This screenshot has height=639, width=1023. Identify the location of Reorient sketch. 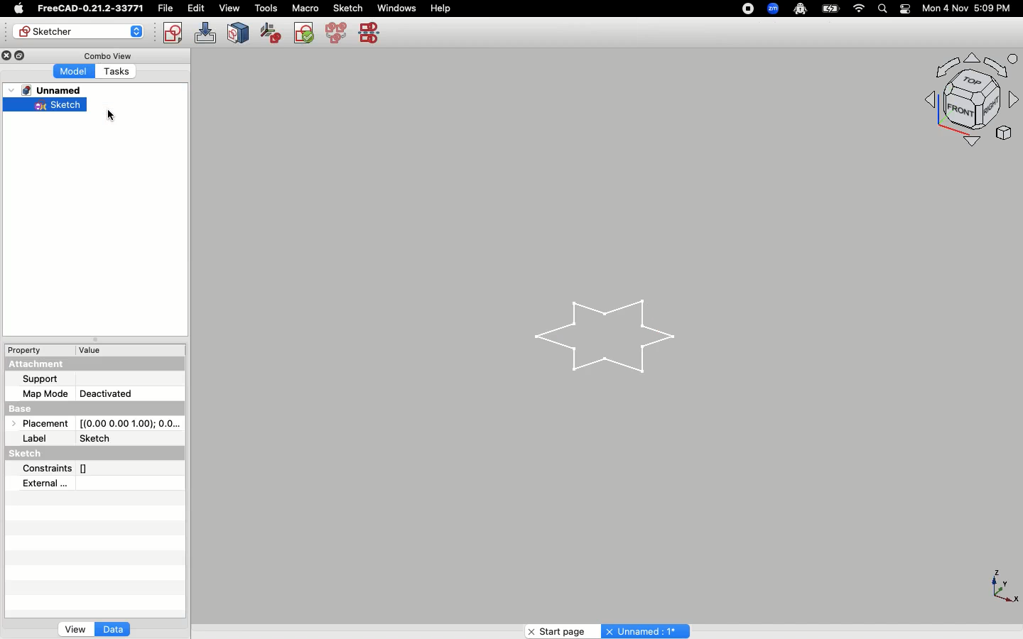
(304, 35).